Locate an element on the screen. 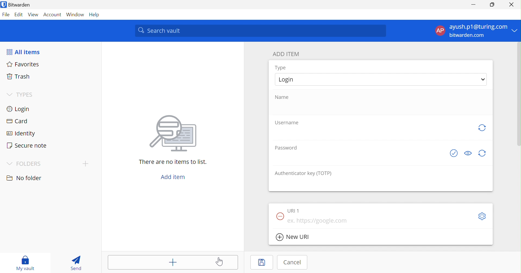 The width and height of the screenshot is (521, 273). My vault is located at coordinates (26, 263).